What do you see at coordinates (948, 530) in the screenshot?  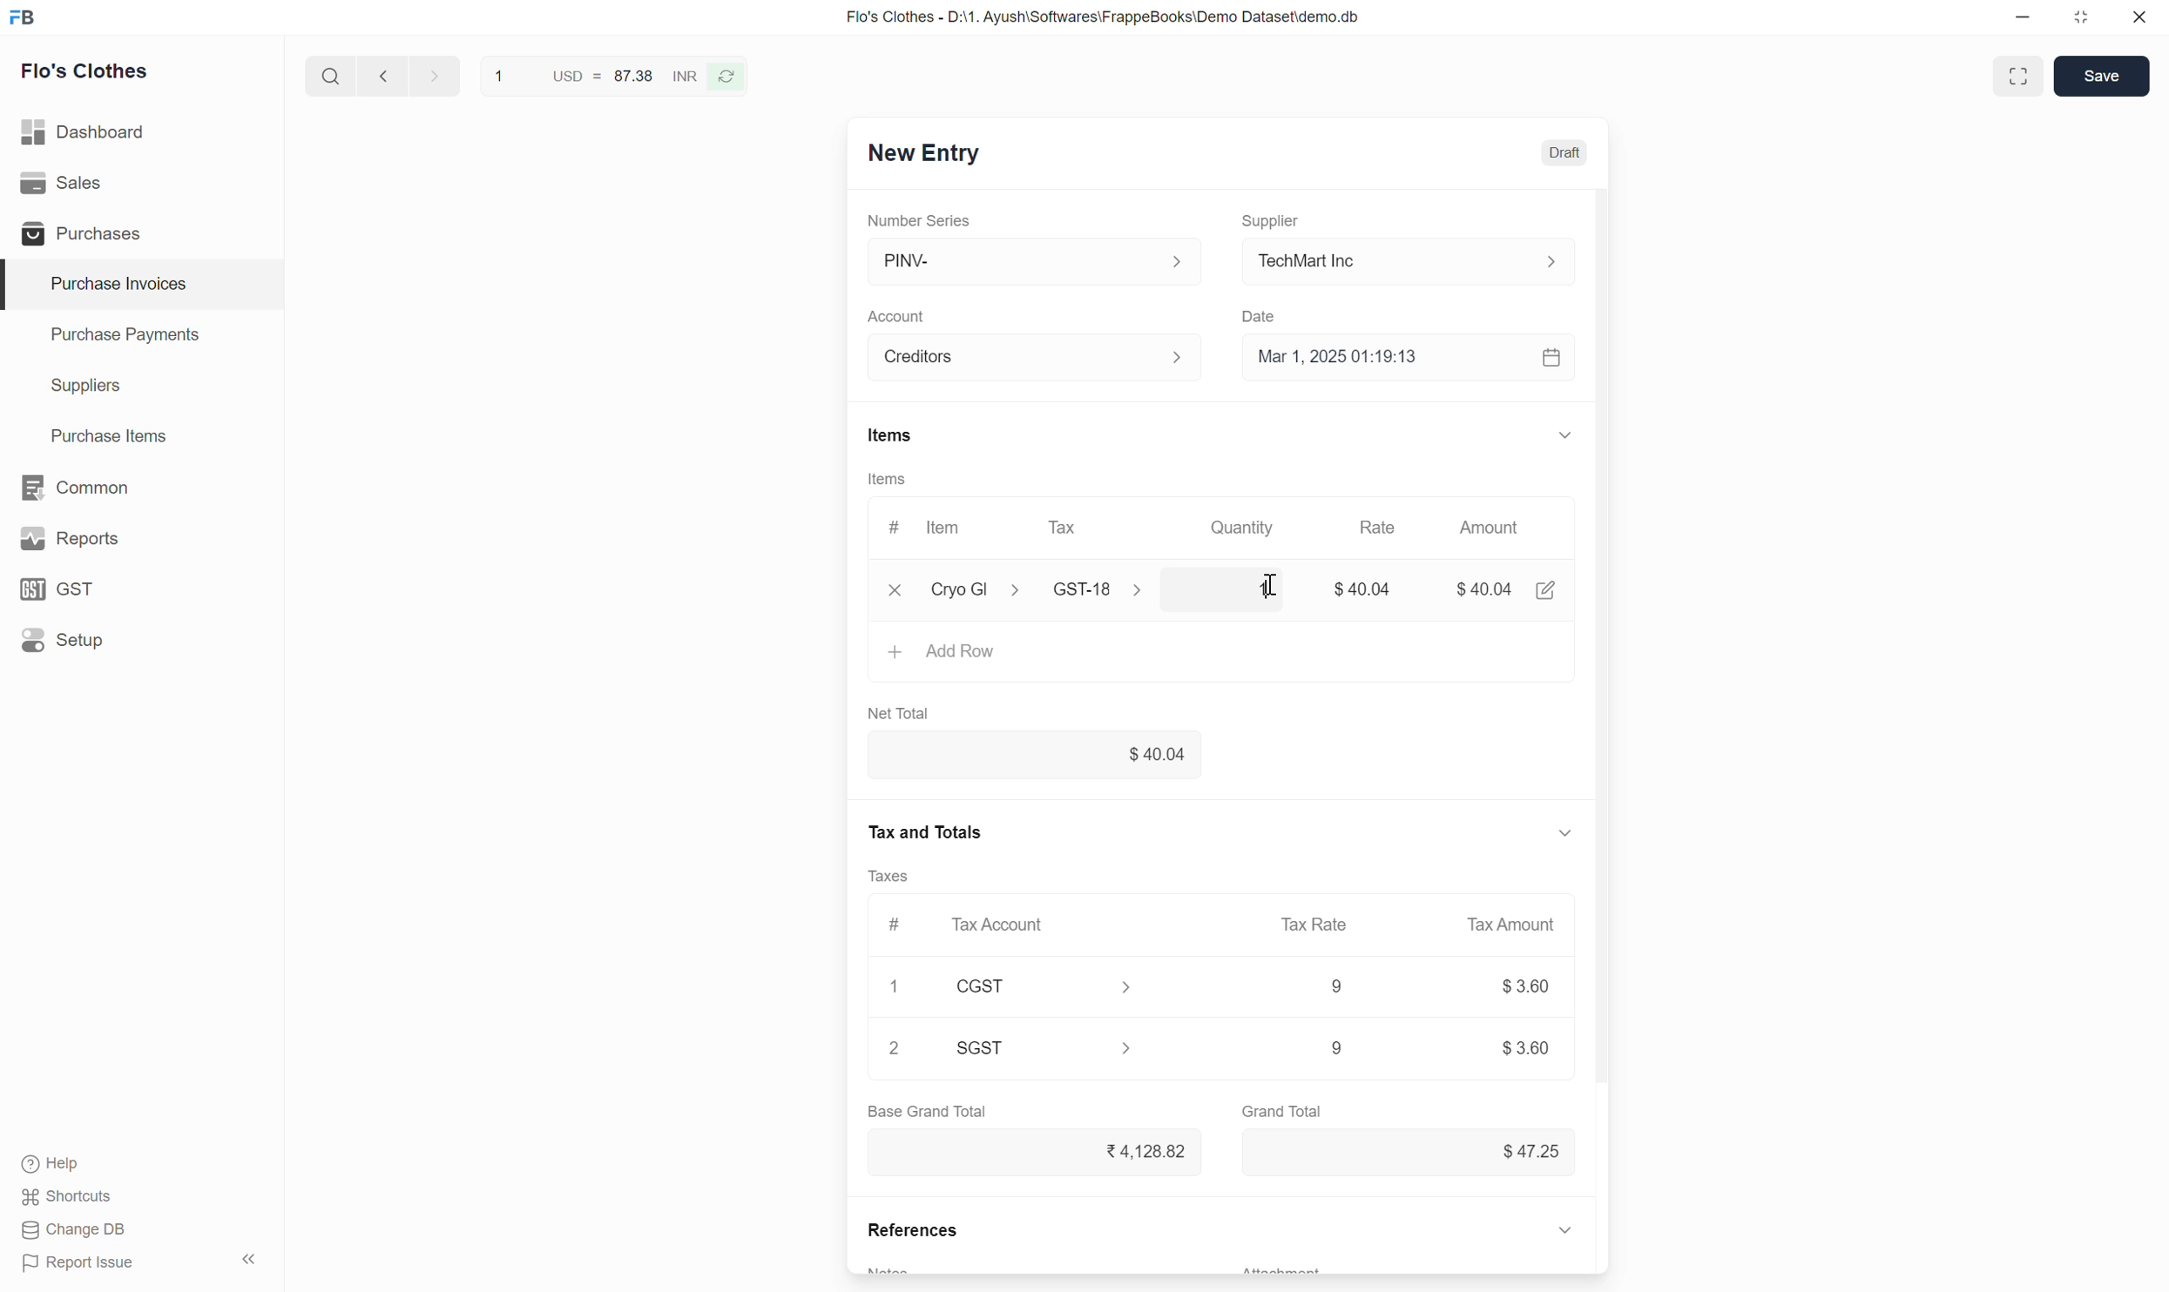 I see `ltem` at bounding box center [948, 530].